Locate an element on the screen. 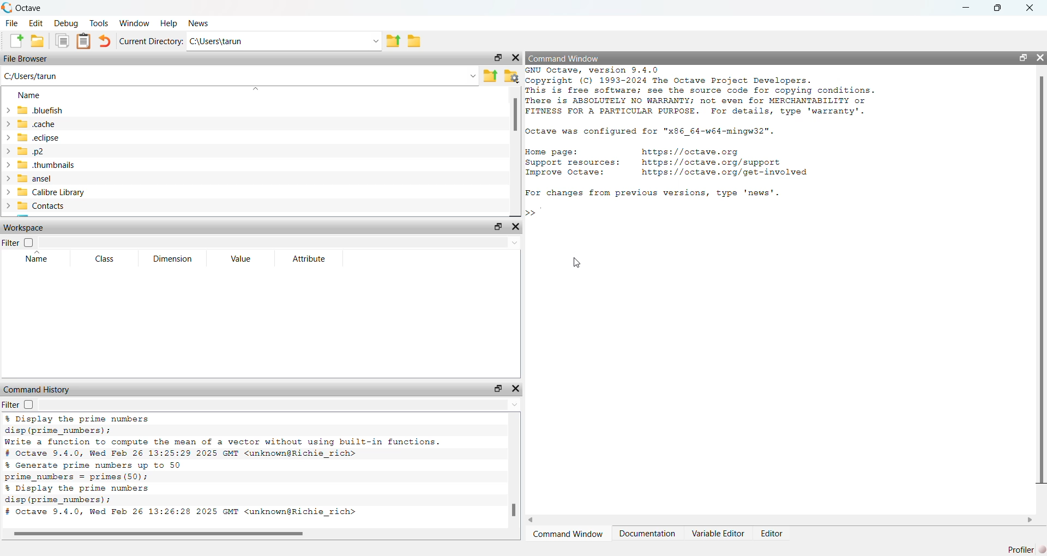 The image size is (1047, 556). News is located at coordinates (199, 23).